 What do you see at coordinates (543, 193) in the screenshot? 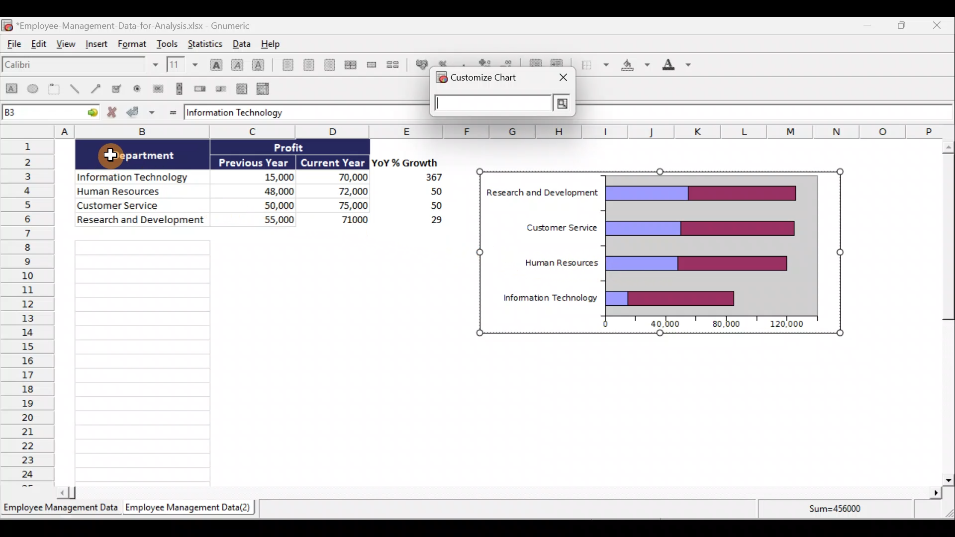
I see `Research and Development` at bounding box center [543, 193].